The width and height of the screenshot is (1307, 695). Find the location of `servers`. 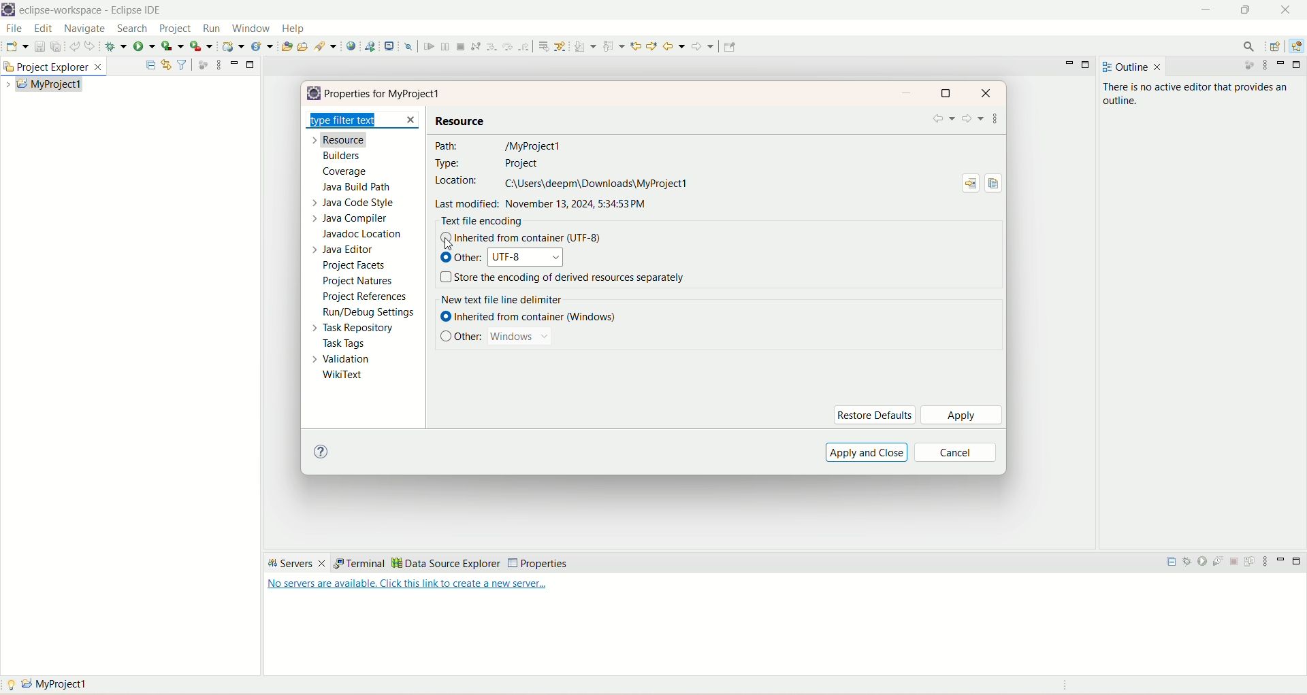

servers is located at coordinates (296, 564).